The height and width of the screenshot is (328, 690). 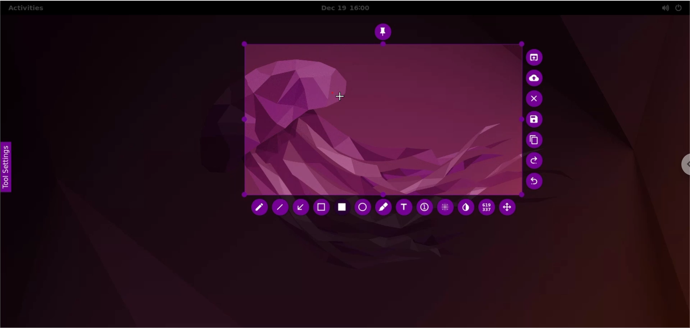 I want to click on rectangle tool, so click(x=342, y=208).